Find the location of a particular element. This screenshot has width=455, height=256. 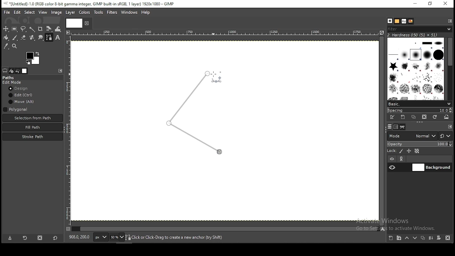

stroke path is located at coordinates (33, 137).